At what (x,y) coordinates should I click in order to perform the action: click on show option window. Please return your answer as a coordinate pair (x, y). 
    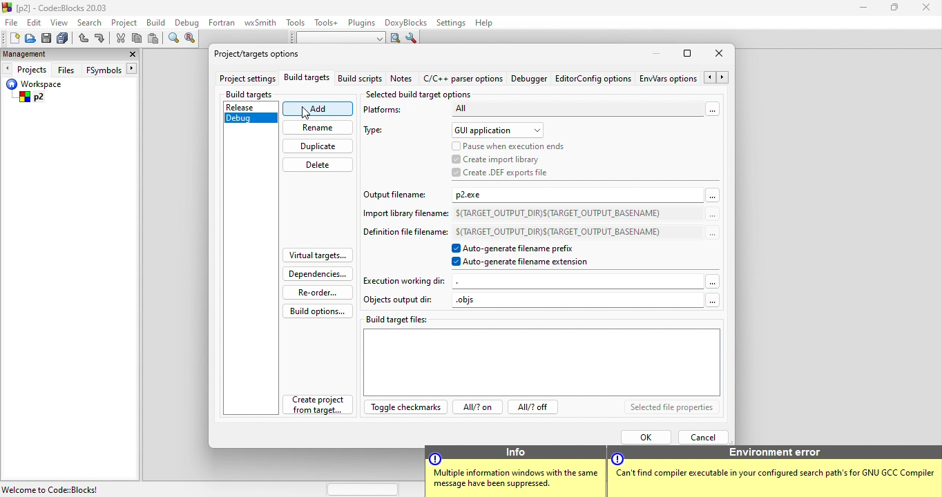
    Looking at the image, I should click on (413, 39).